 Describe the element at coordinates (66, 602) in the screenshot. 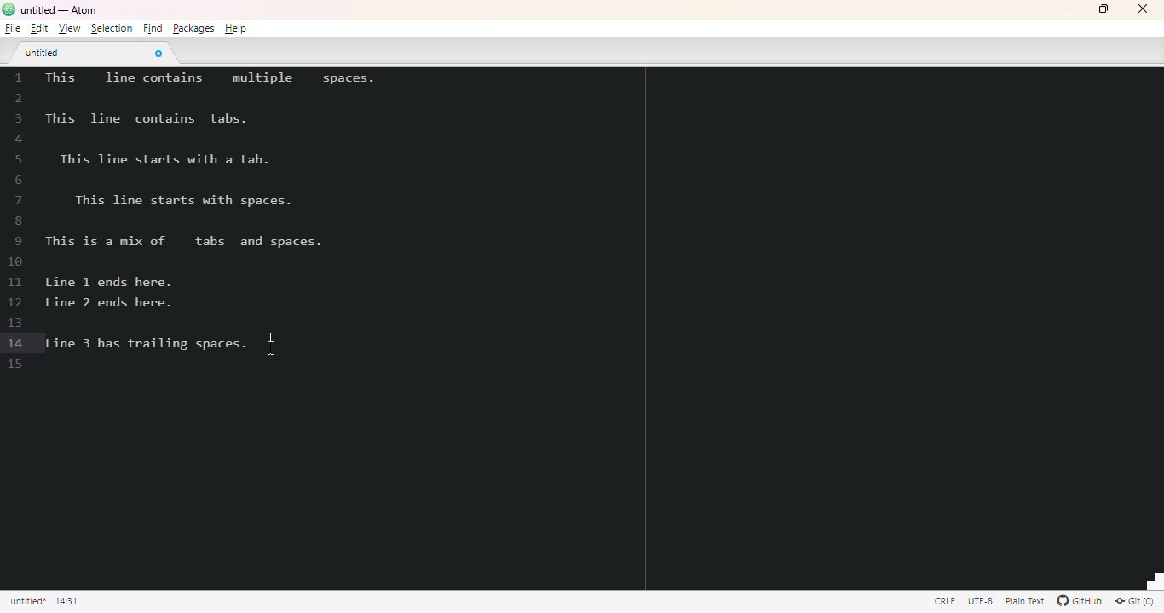

I see `line 14, column 31` at that location.